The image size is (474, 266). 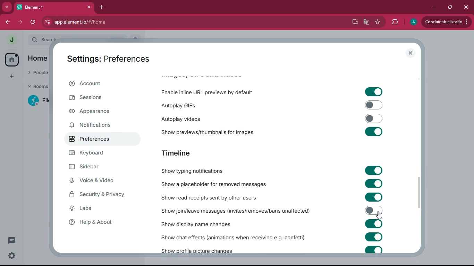 What do you see at coordinates (34, 7) in the screenshot?
I see `tab` at bounding box center [34, 7].